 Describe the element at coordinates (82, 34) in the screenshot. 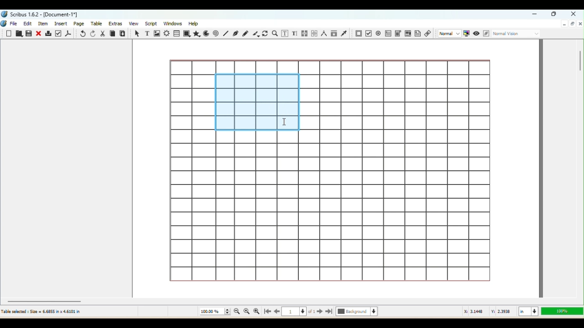

I see `Undo` at that location.